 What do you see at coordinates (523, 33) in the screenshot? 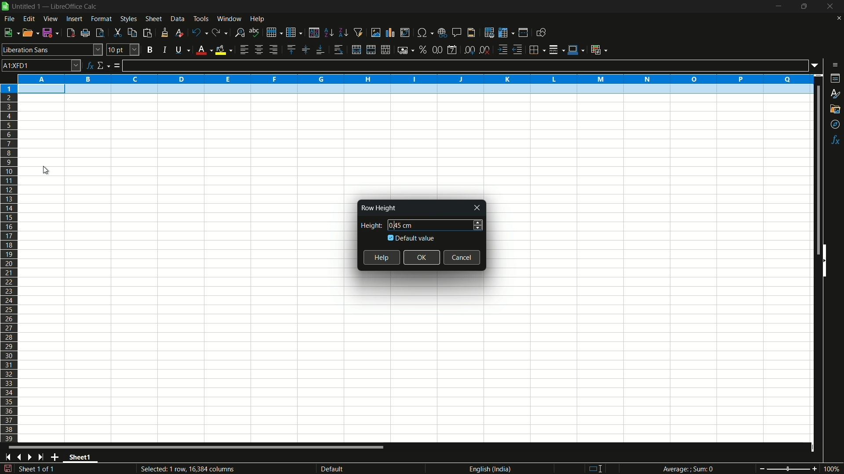
I see `split window` at bounding box center [523, 33].